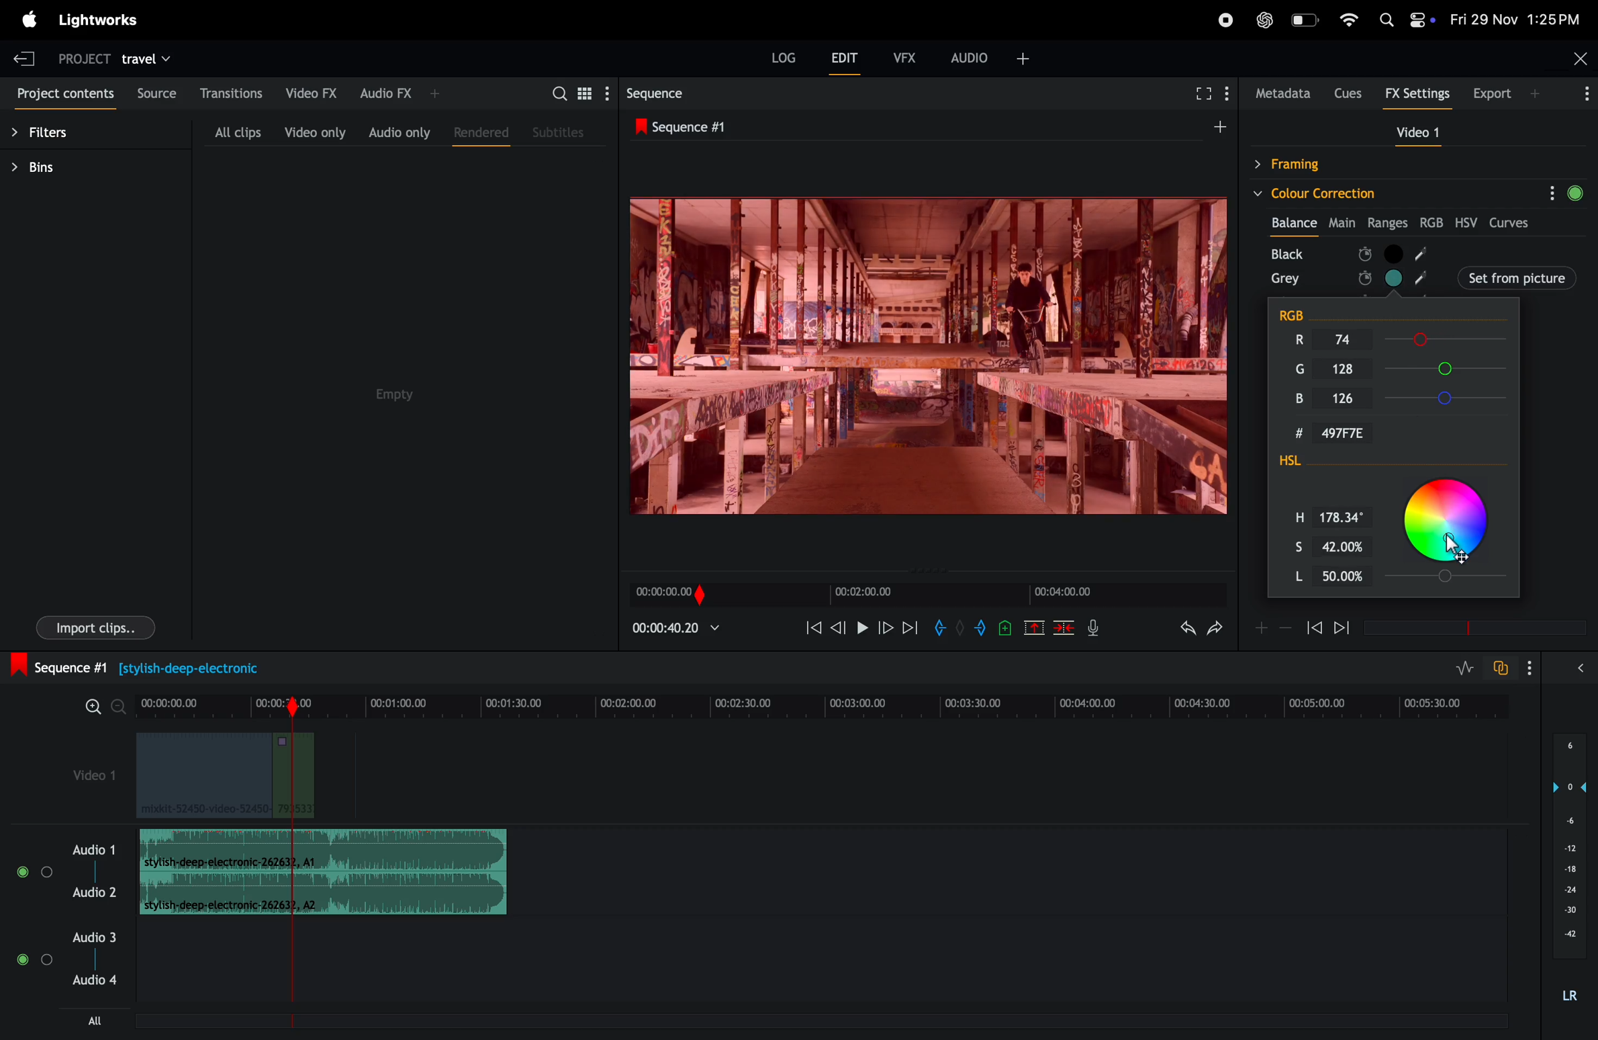  I want to click on Audio 4, so click(97, 982).